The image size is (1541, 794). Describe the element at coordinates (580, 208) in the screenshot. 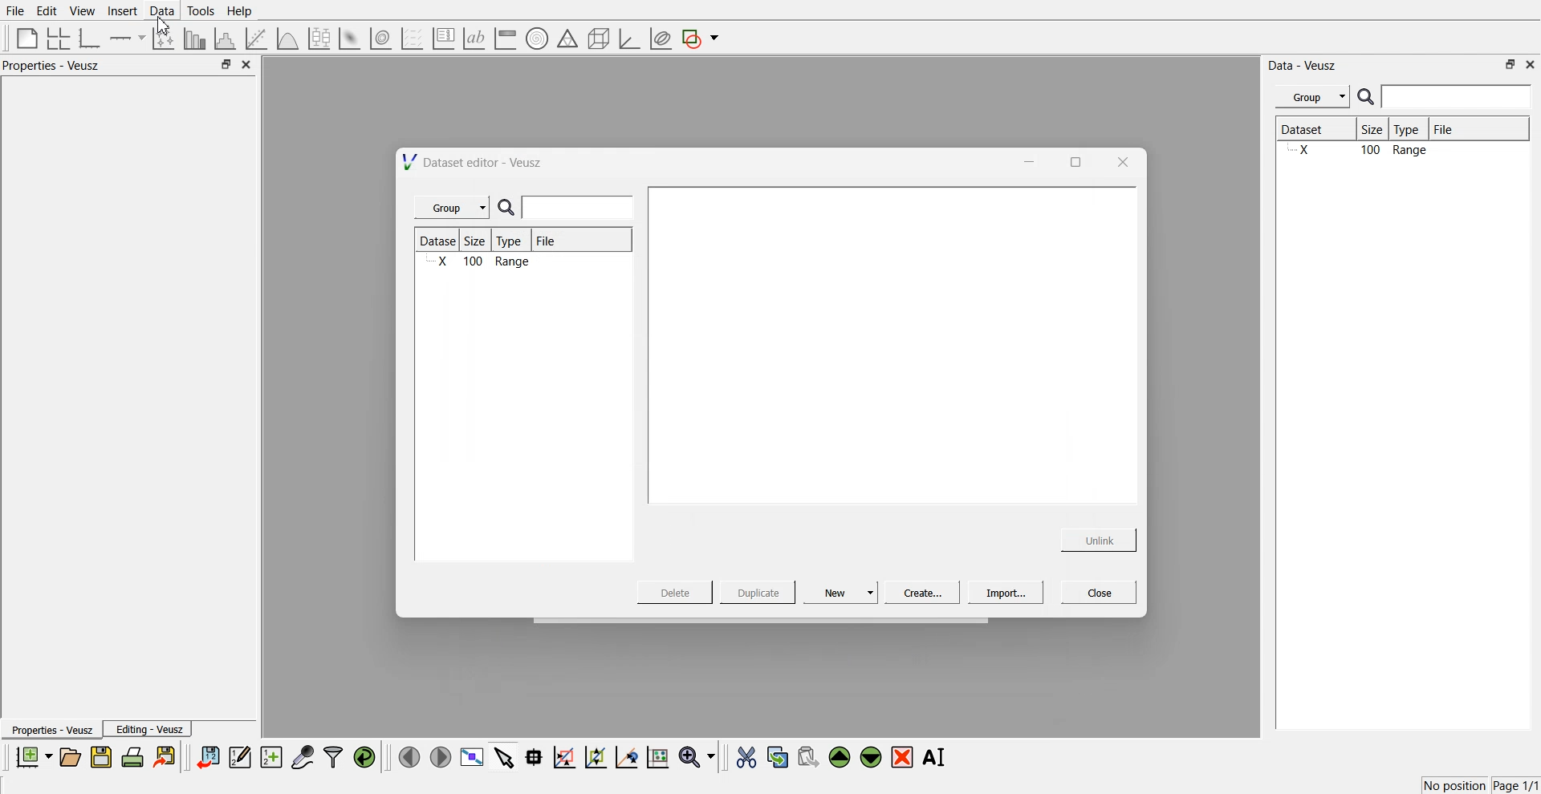

I see `enter search field` at that location.